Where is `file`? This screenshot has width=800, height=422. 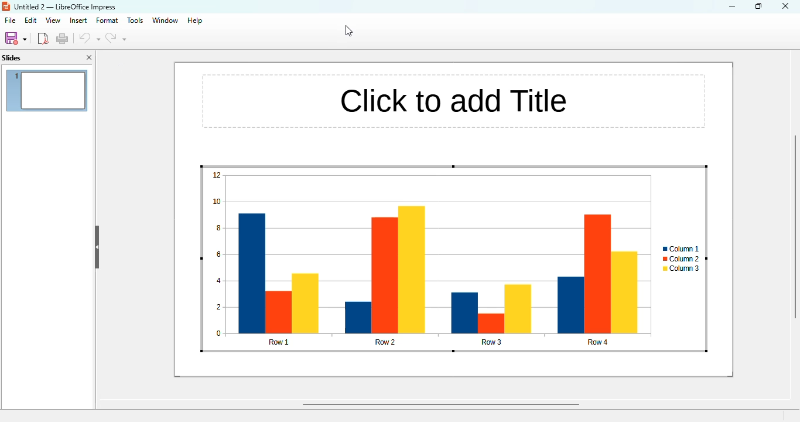 file is located at coordinates (9, 21).